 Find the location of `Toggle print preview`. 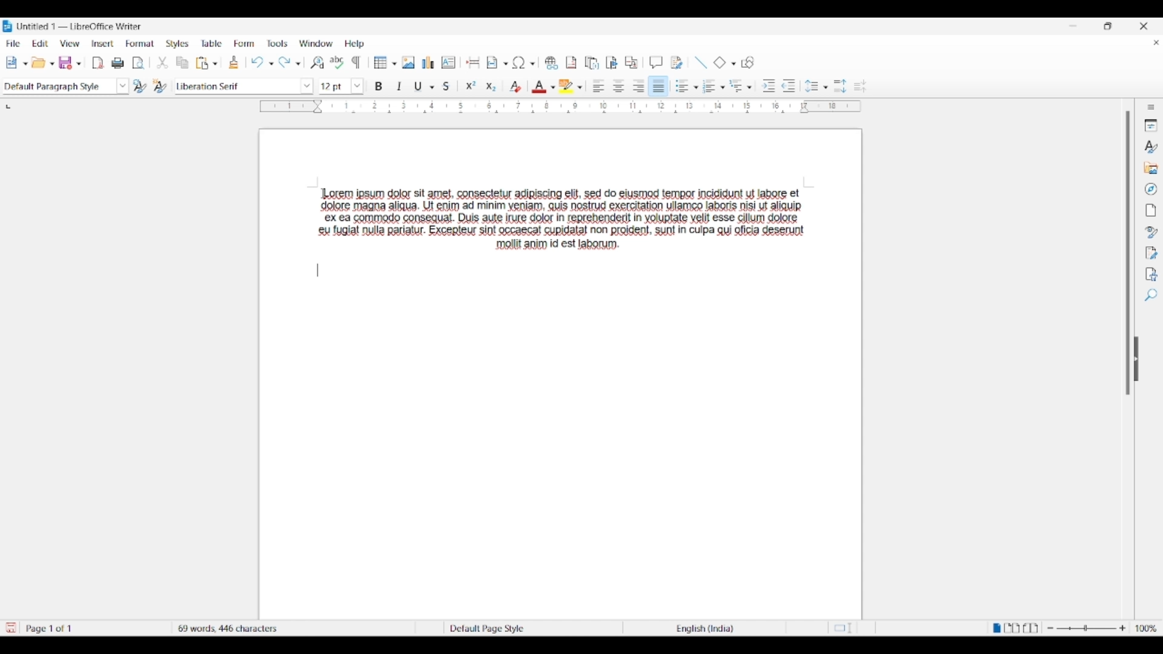

Toggle print preview is located at coordinates (139, 63).